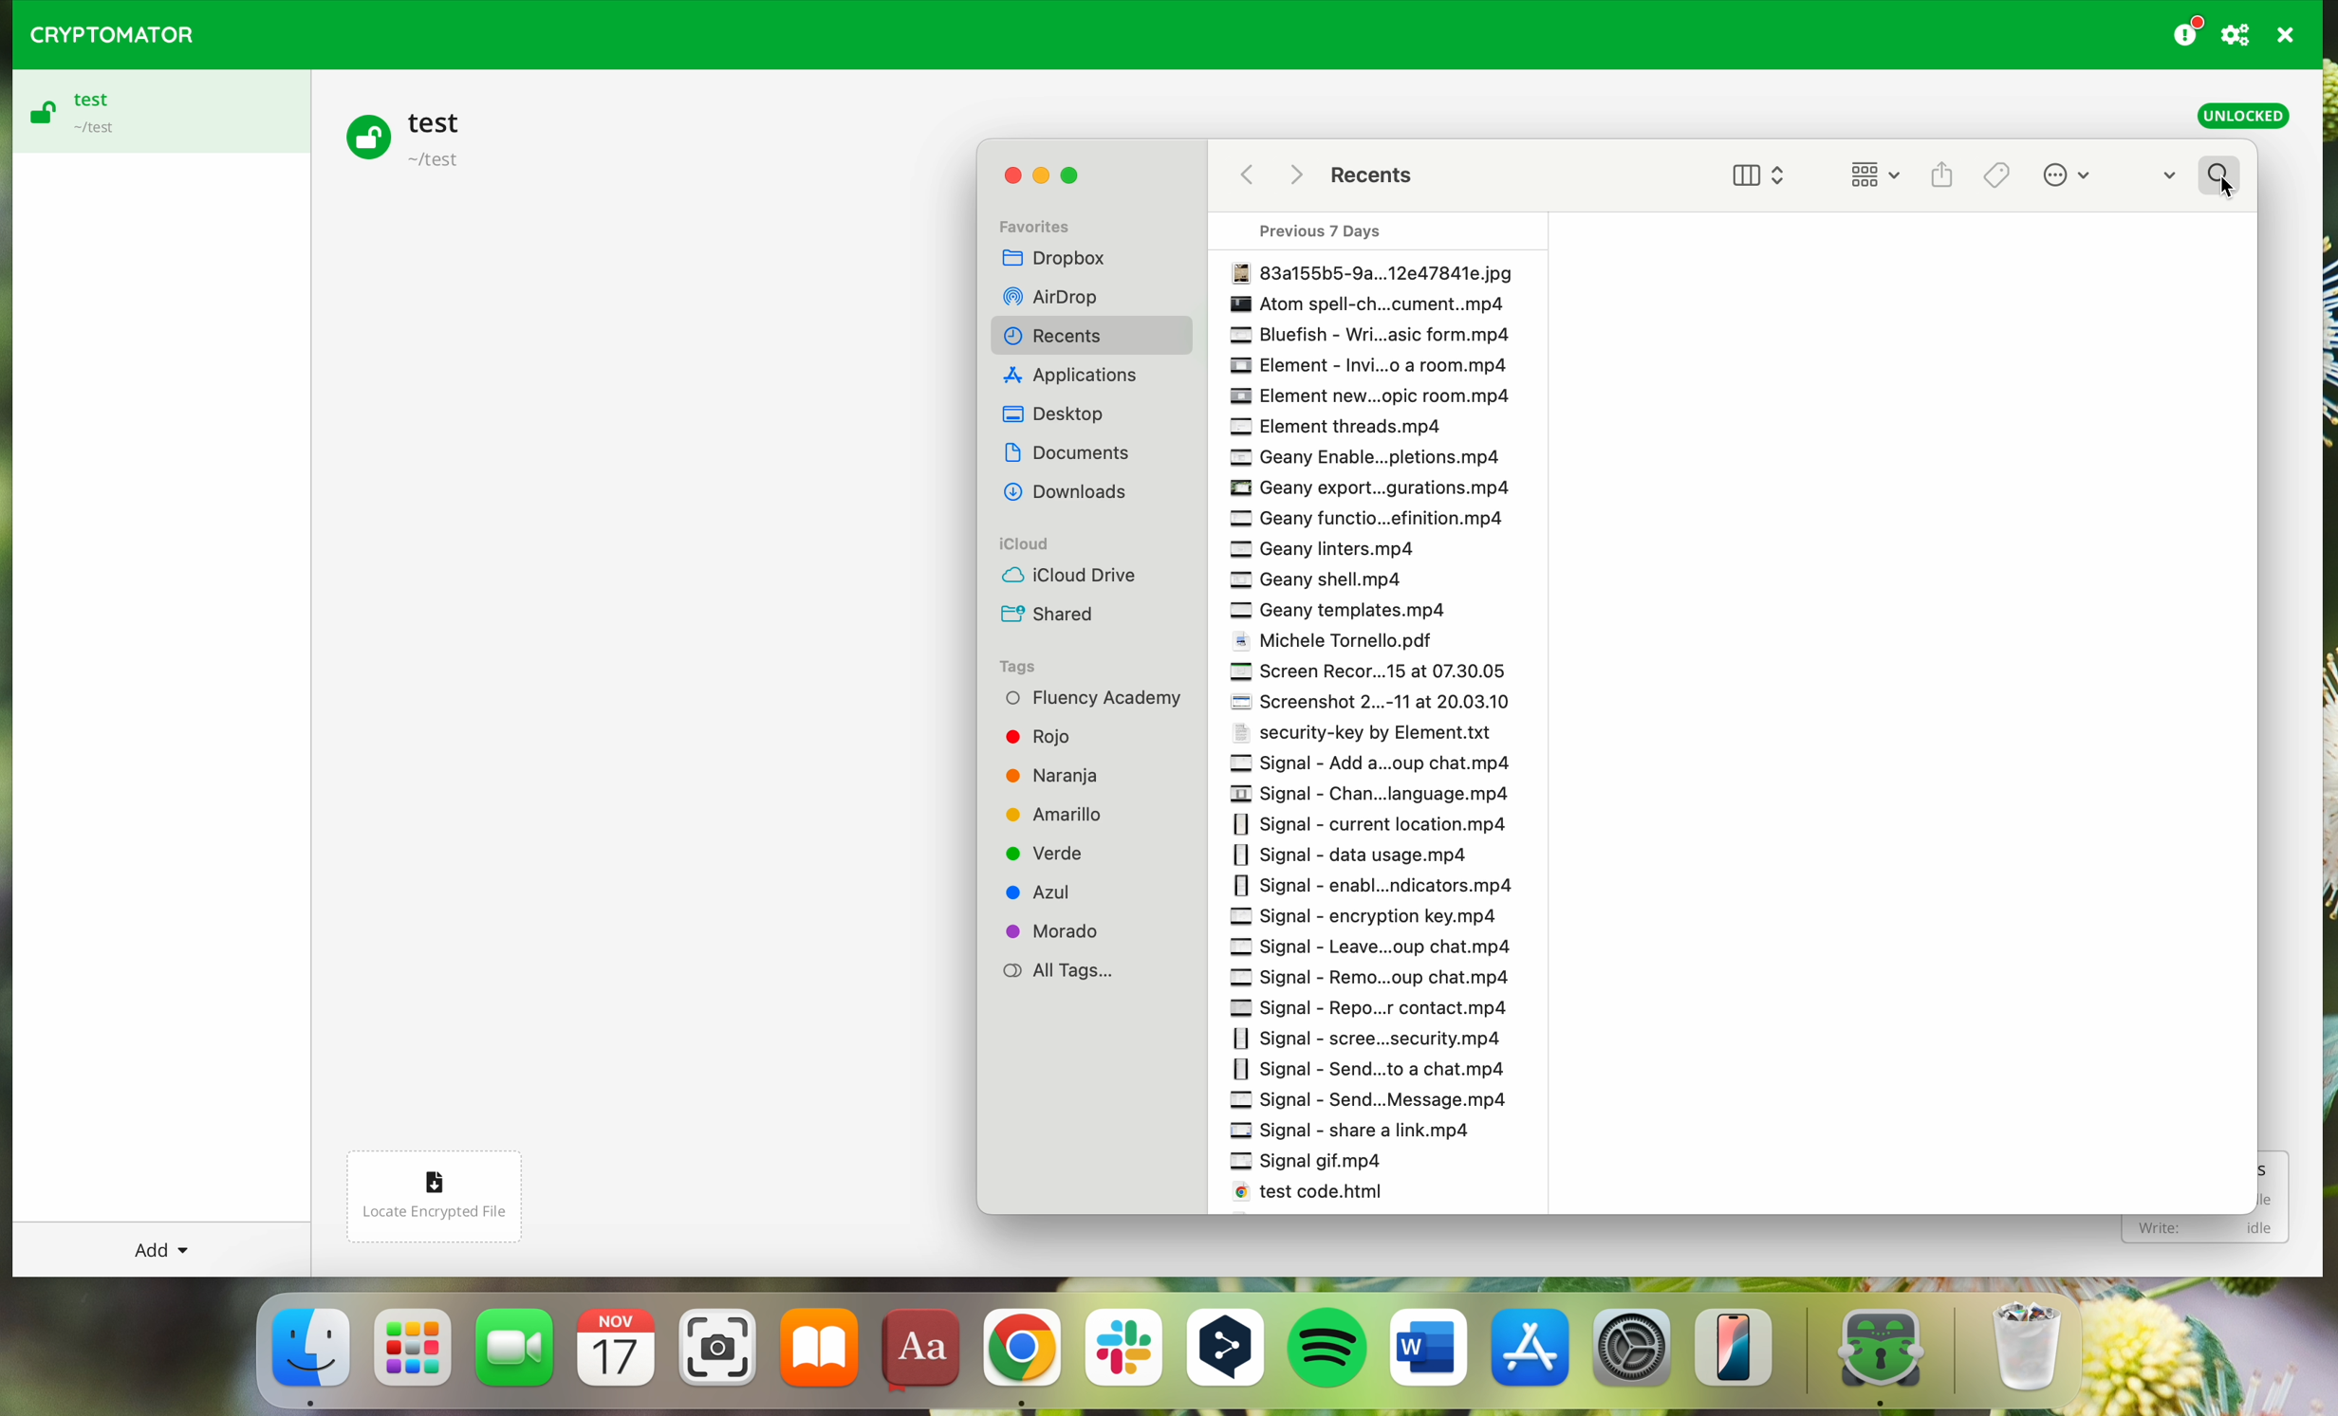 The height and width of the screenshot is (1416, 2338). What do you see at coordinates (2287, 35) in the screenshot?
I see `quit program` at bounding box center [2287, 35].